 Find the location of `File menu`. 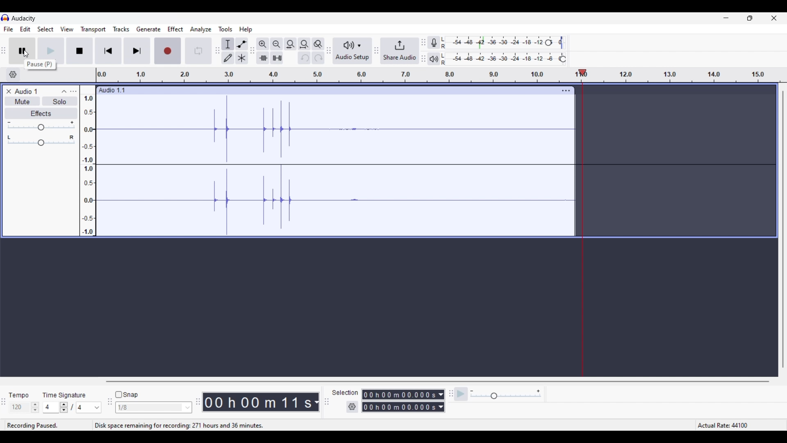

File menu is located at coordinates (8, 30).